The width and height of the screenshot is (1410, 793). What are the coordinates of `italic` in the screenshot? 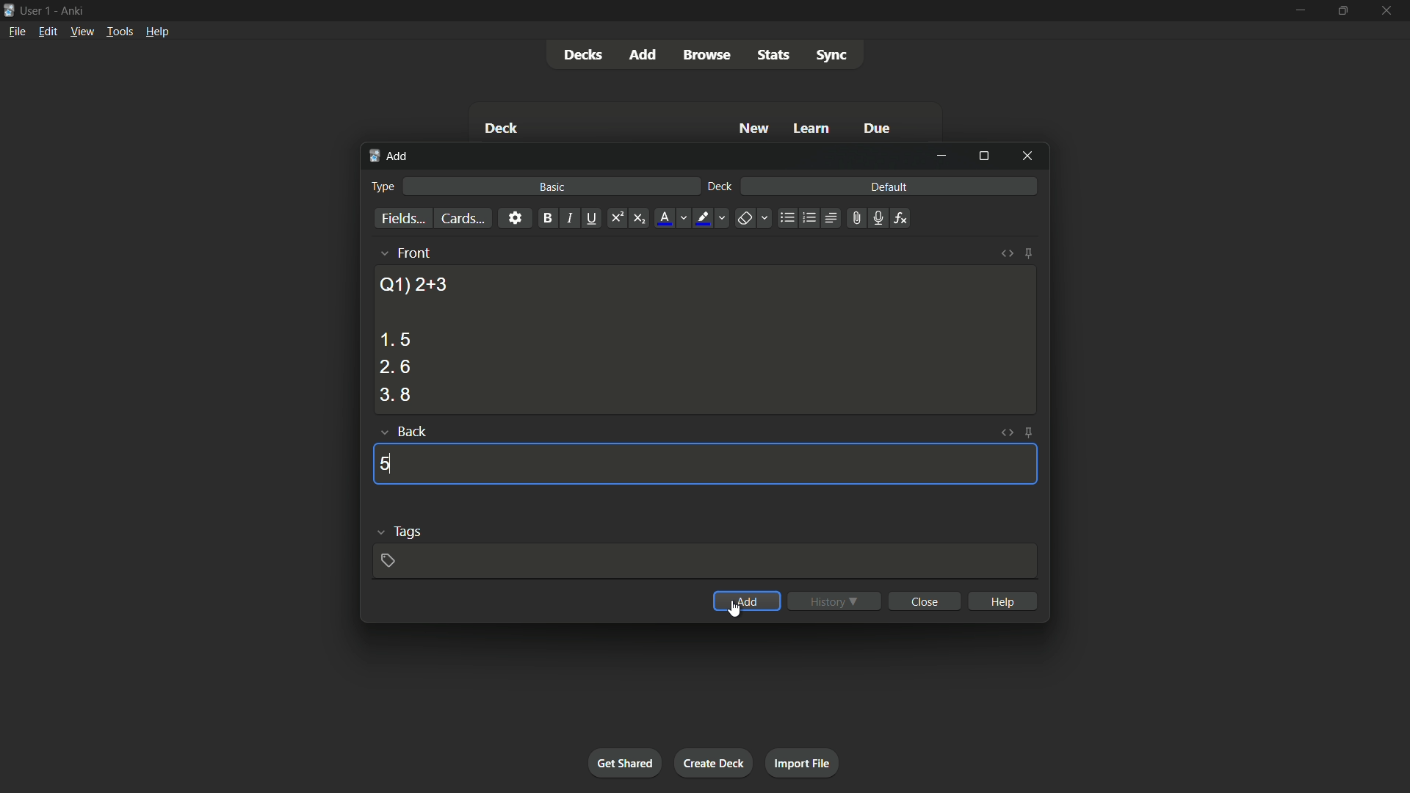 It's located at (568, 218).